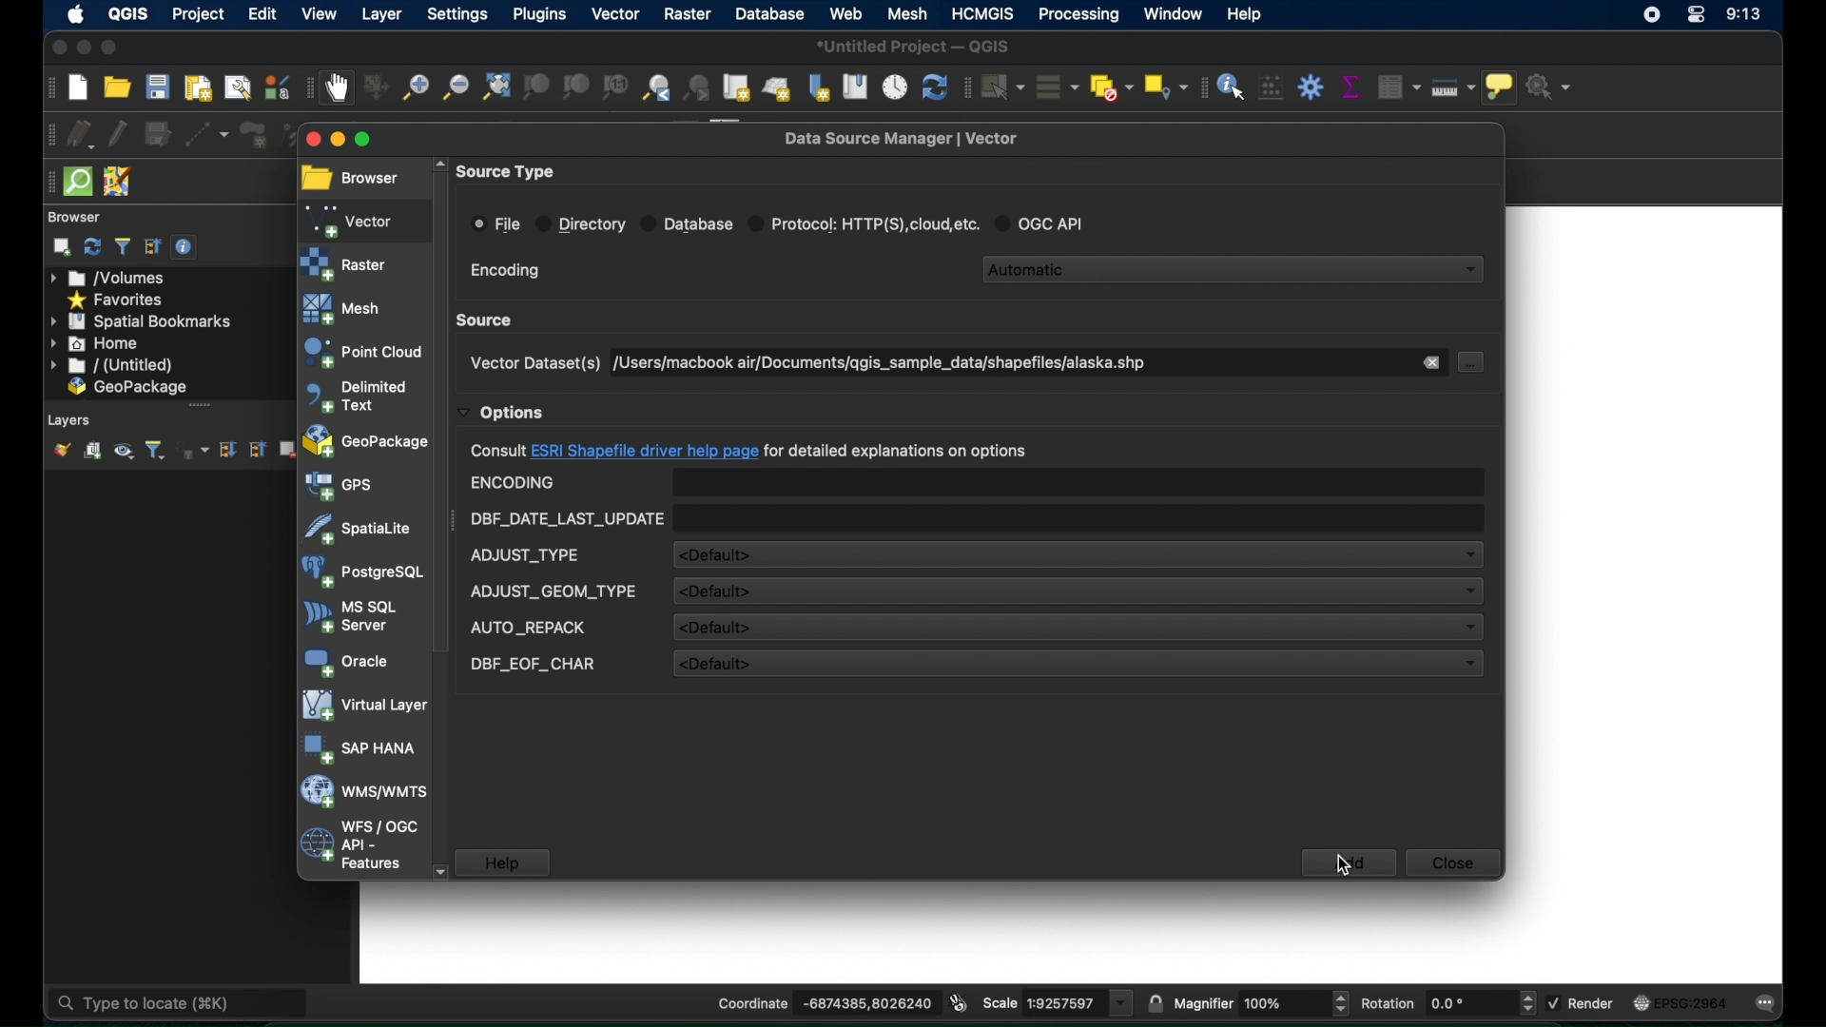  I want to click on default drop-down, so click(1076, 665).